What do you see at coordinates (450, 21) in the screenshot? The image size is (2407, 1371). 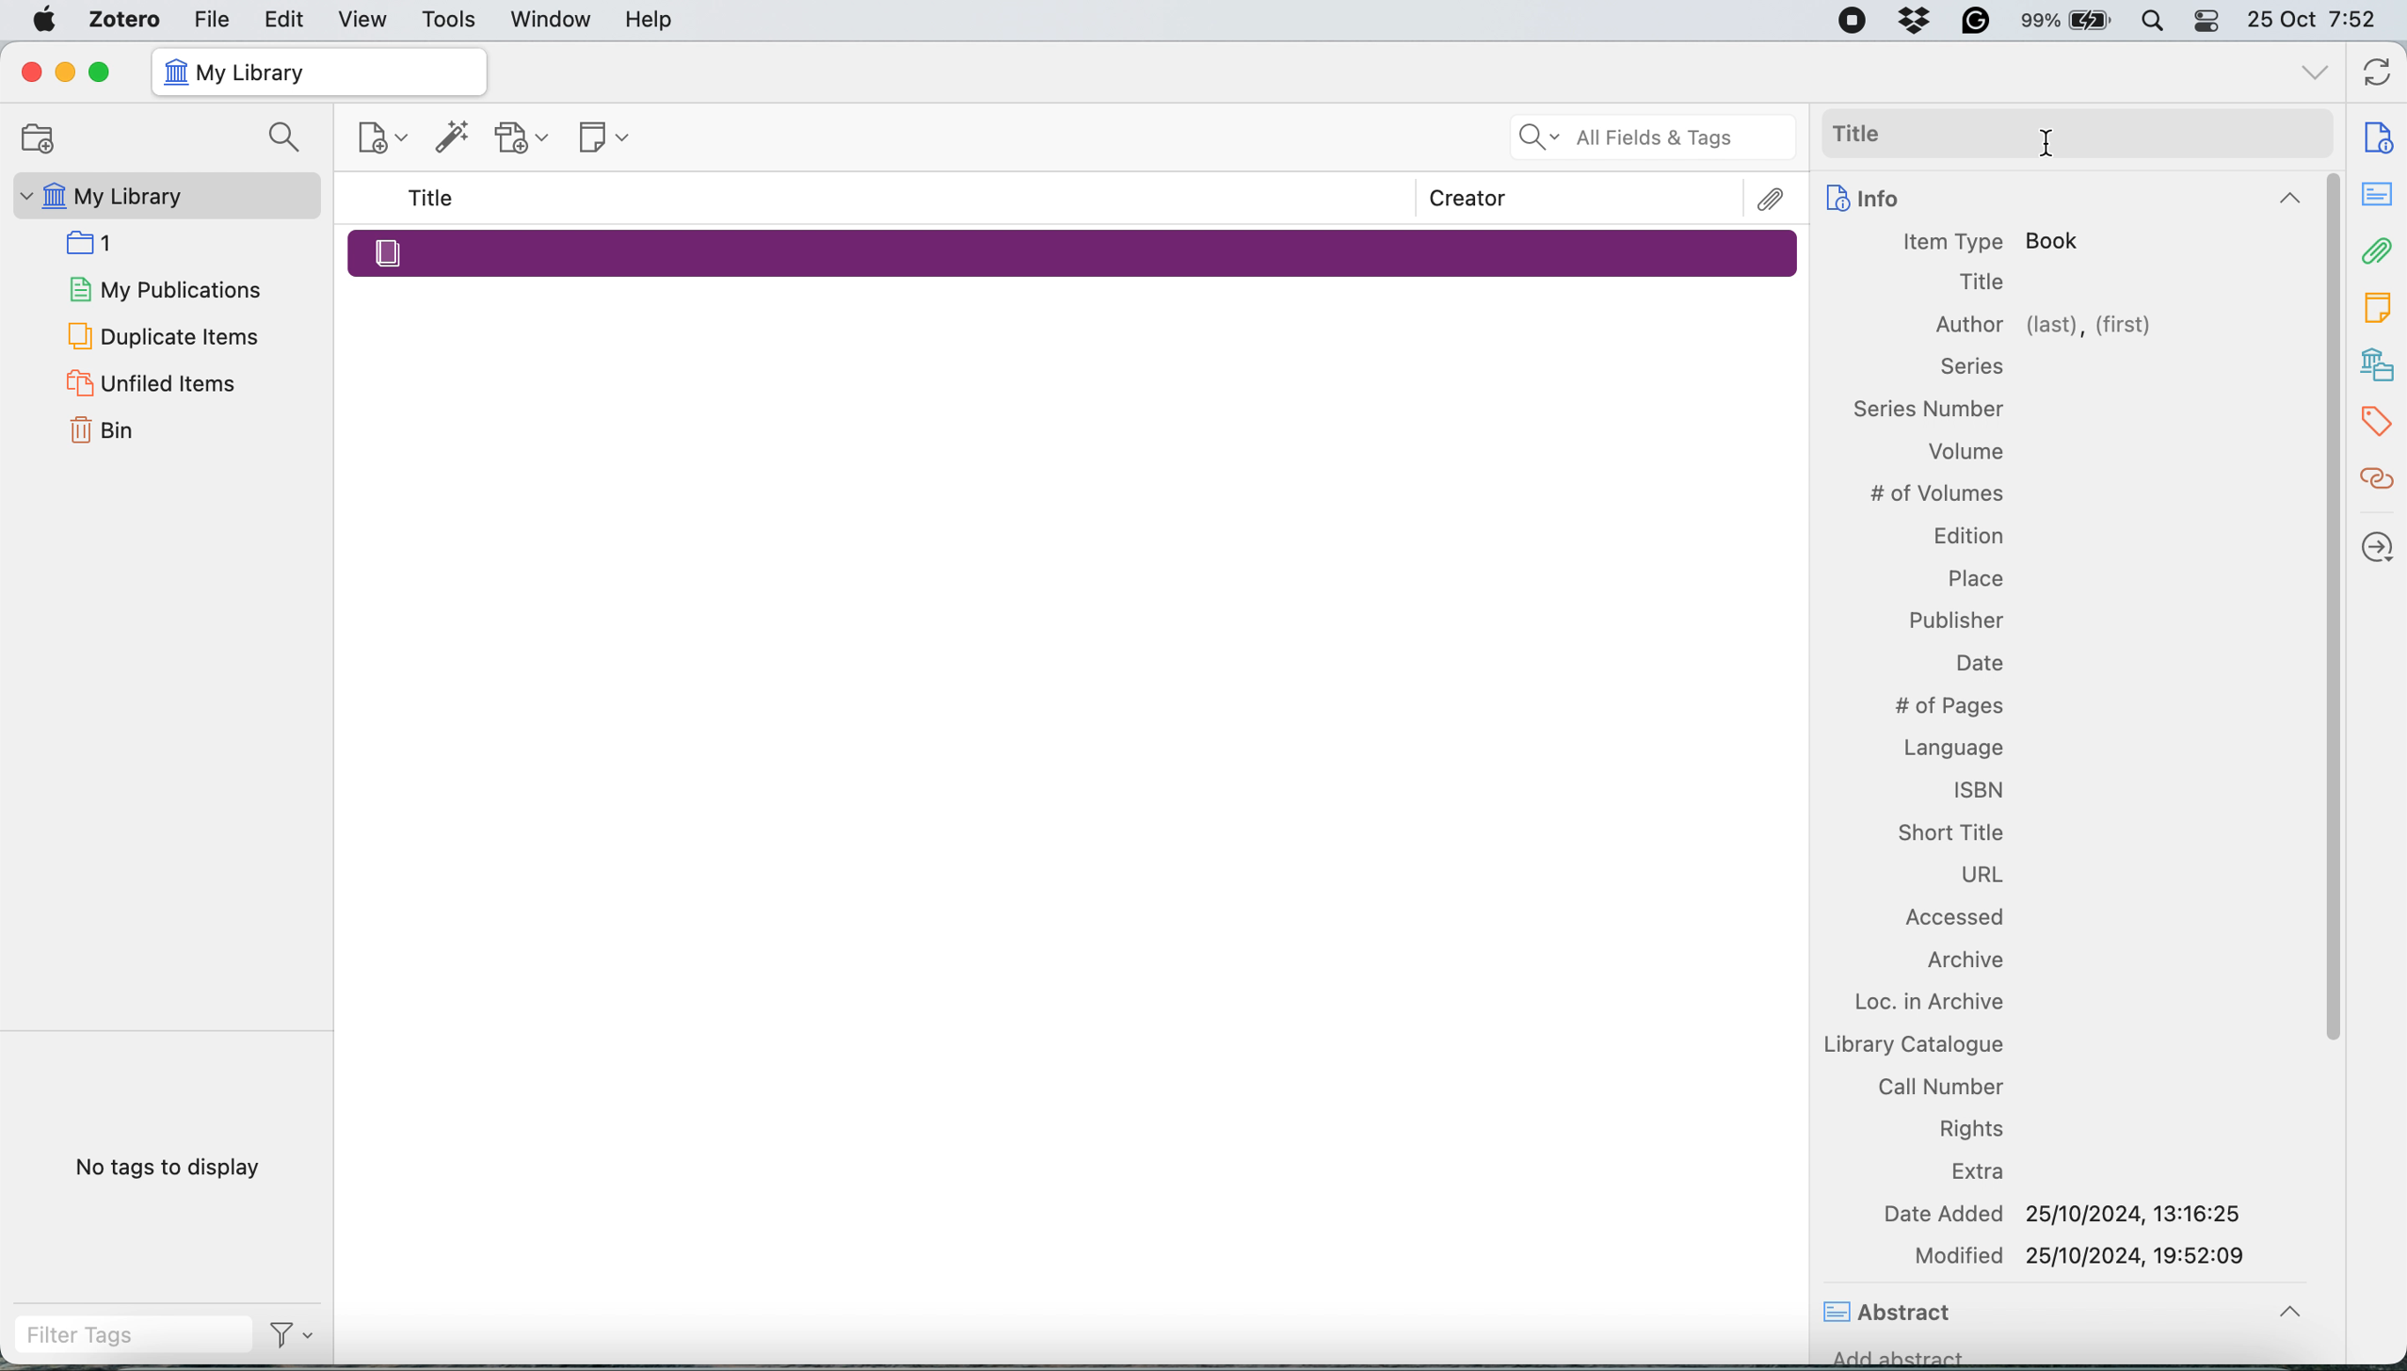 I see `Tools` at bounding box center [450, 21].